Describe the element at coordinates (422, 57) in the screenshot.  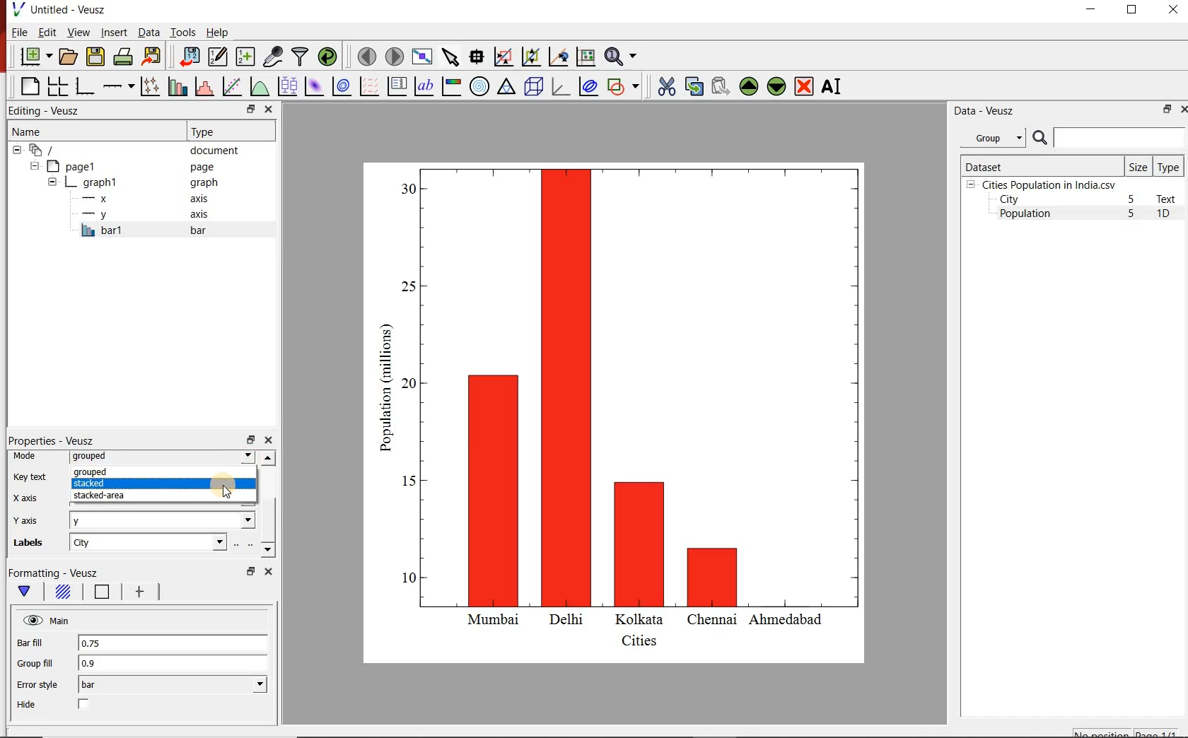
I see `view plot full screen` at that location.